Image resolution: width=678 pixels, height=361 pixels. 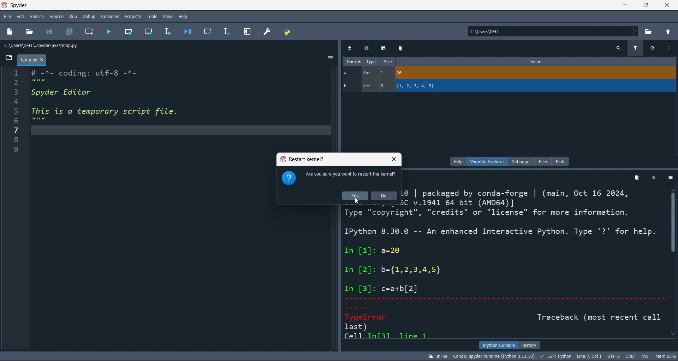 What do you see at coordinates (666, 356) in the screenshot?
I see `mem 65%` at bounding box center [666, 356].